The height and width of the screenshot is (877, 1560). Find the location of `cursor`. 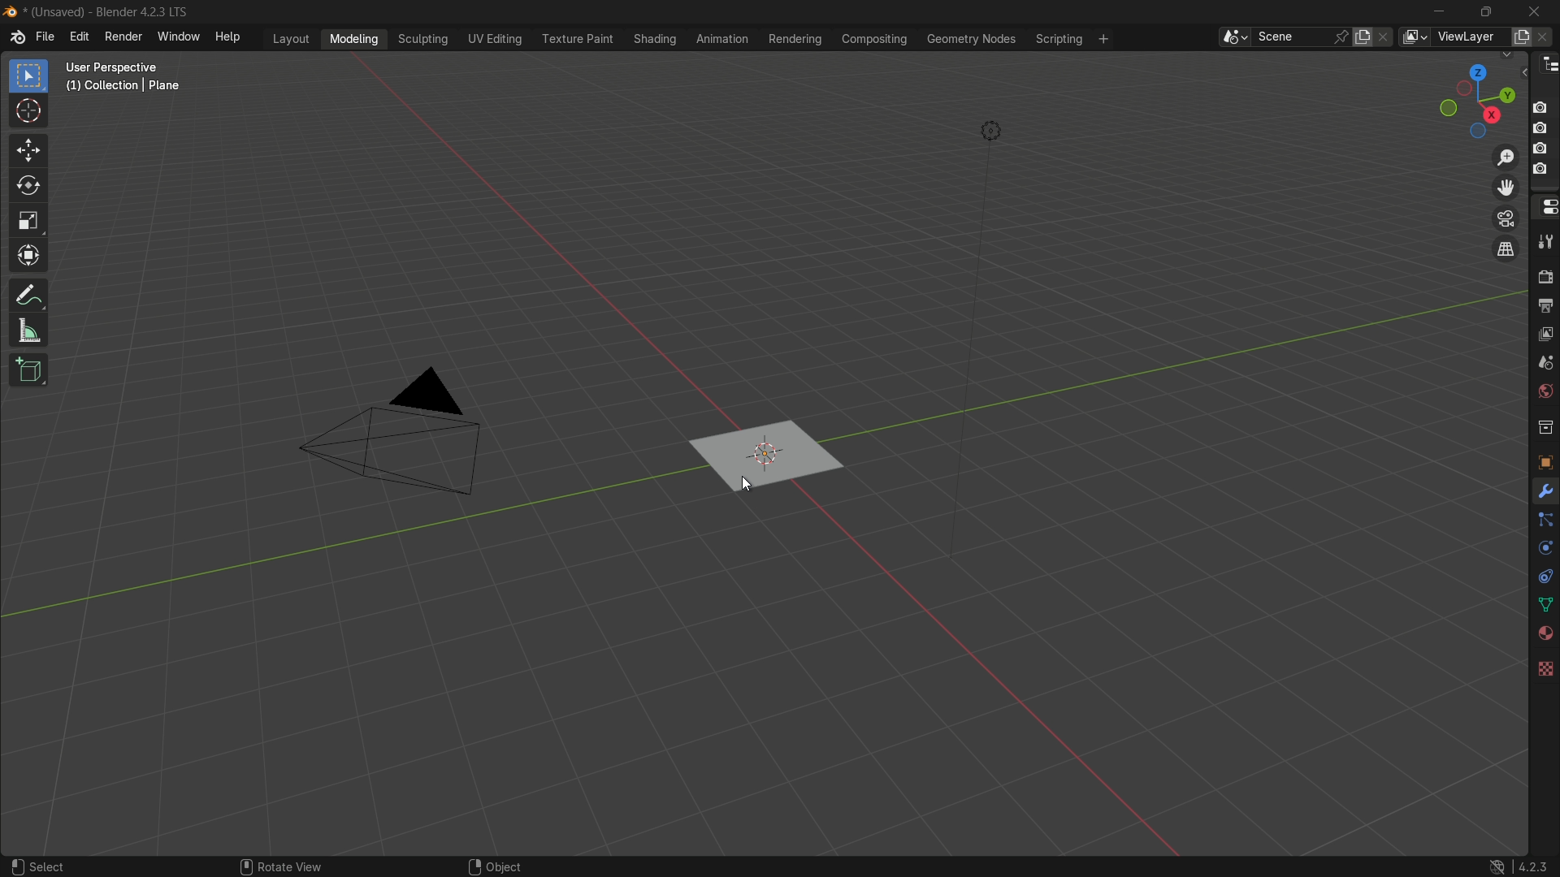

cursor is located at coordinates (29, 112).